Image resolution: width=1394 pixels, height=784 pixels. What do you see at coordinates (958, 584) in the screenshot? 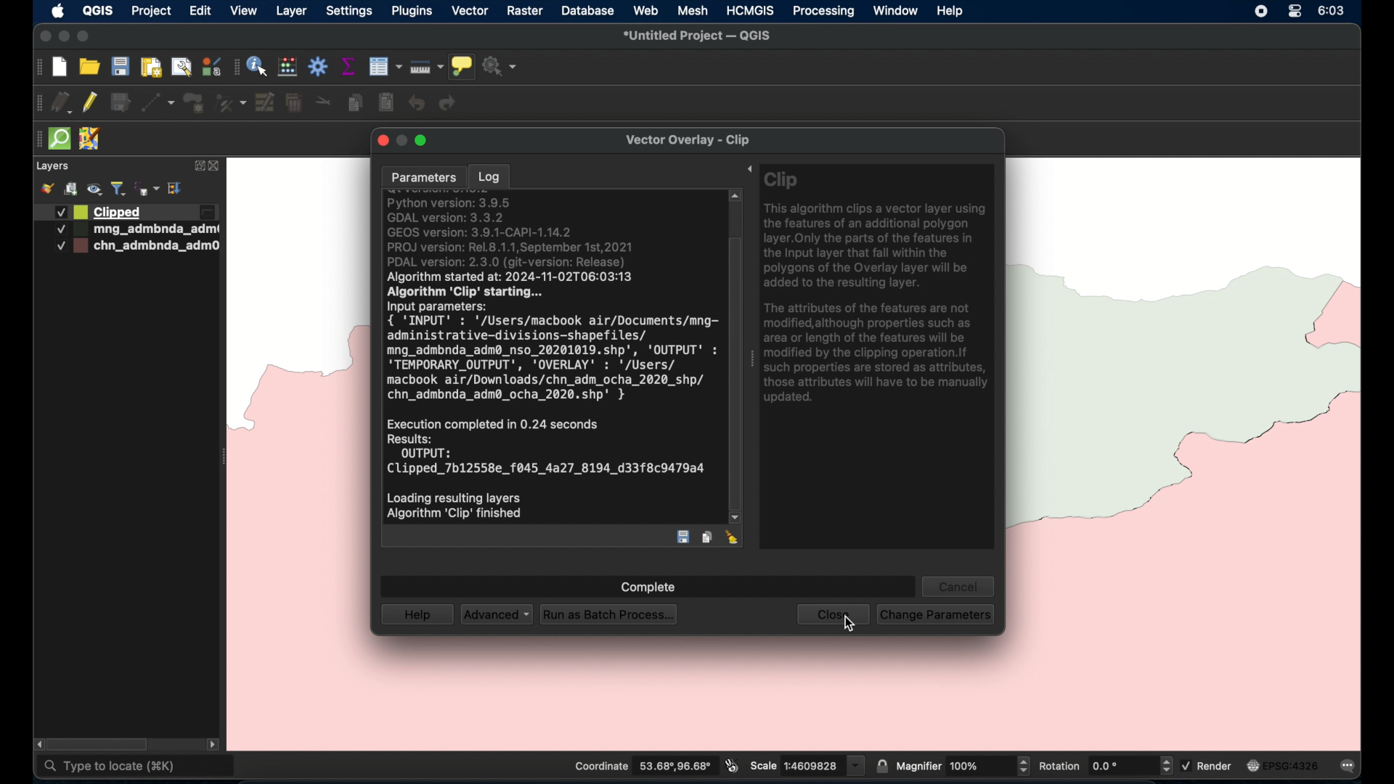
I see `cancel` at bounding box center [958, 584].